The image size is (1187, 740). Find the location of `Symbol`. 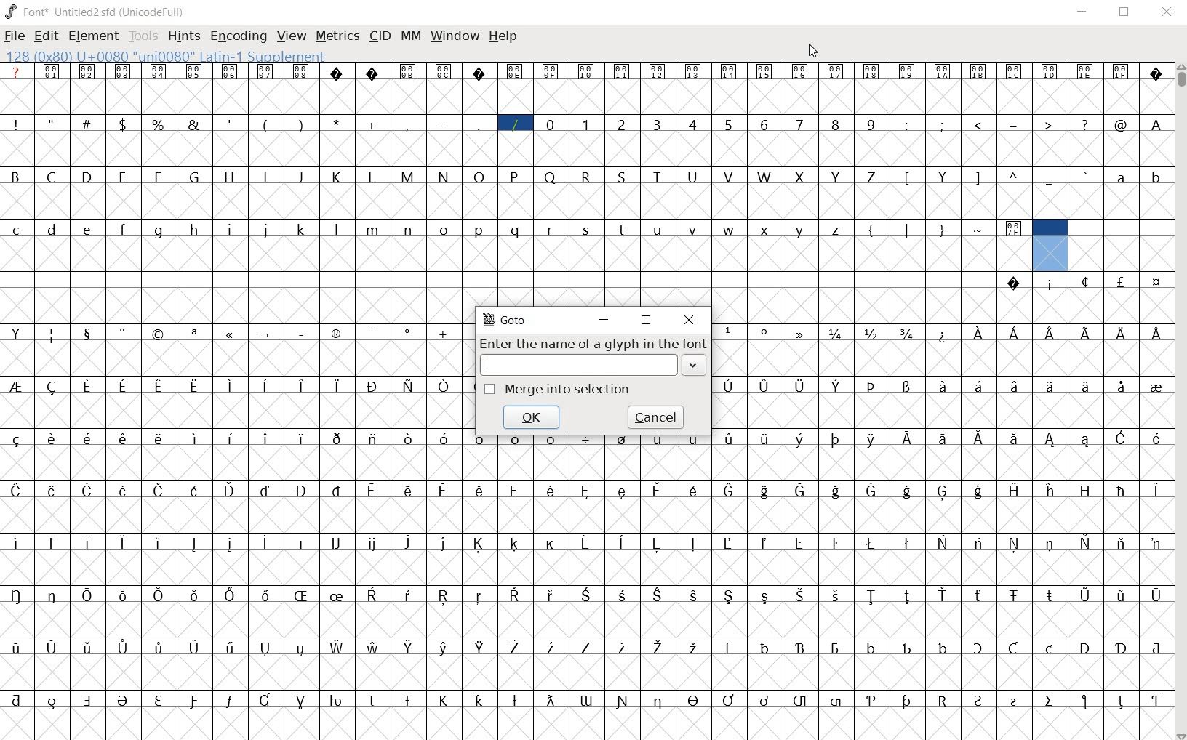

Symbol is located at coordinates (765, 386).